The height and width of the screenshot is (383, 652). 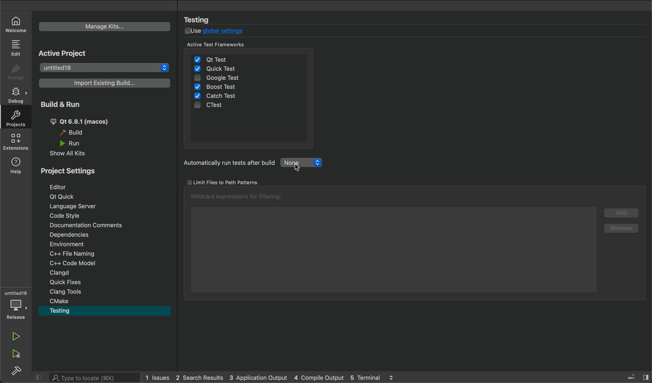 I want to click on active project, so click(x=76, y=53).